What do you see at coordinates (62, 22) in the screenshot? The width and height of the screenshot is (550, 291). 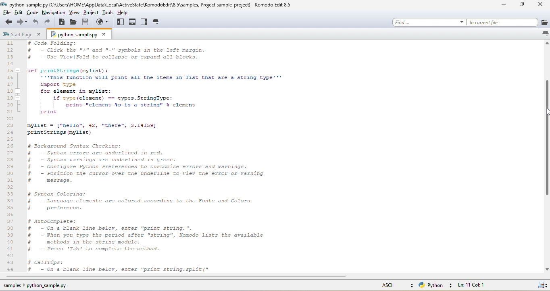 I see `new` at bounding box center [62, 22].